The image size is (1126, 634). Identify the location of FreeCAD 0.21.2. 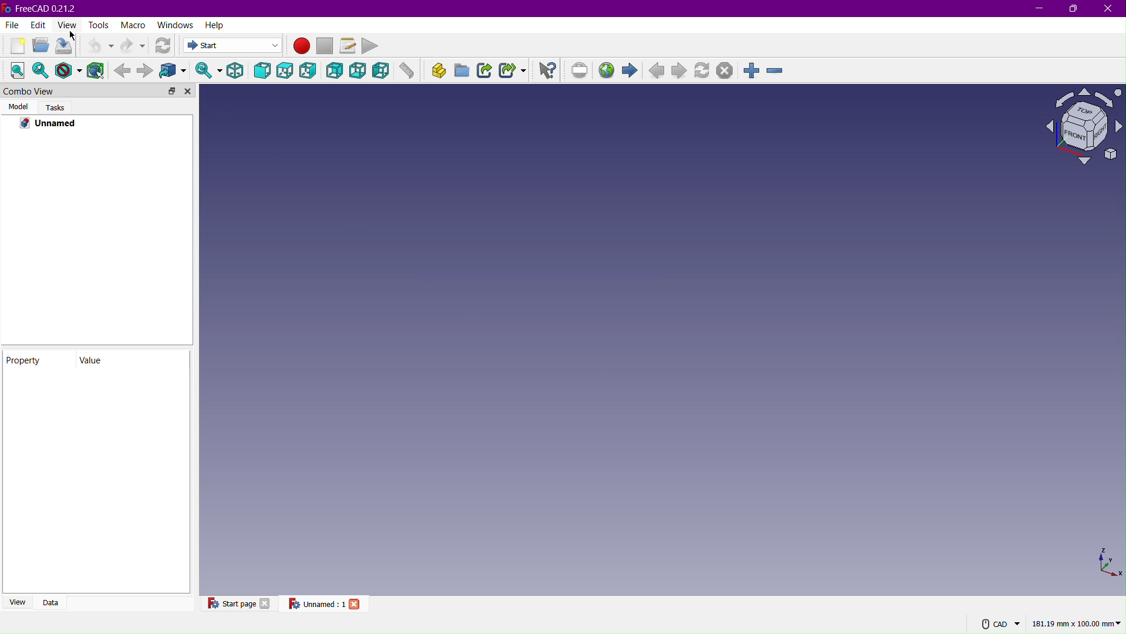
(43, 8).